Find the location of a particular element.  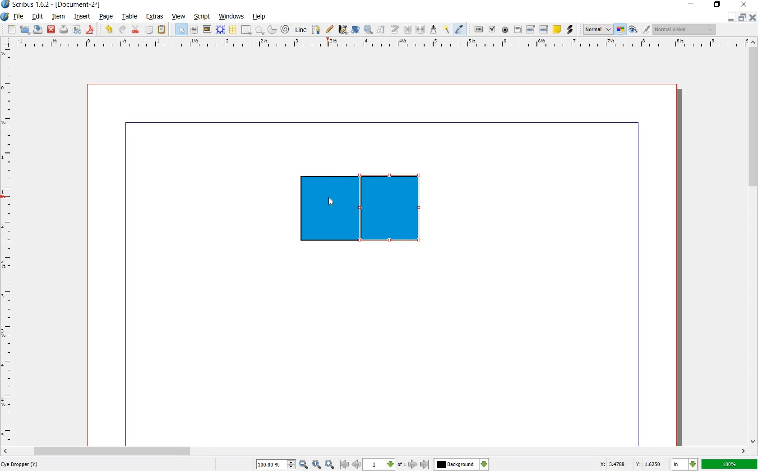

new is located at coordinates (11, 30).